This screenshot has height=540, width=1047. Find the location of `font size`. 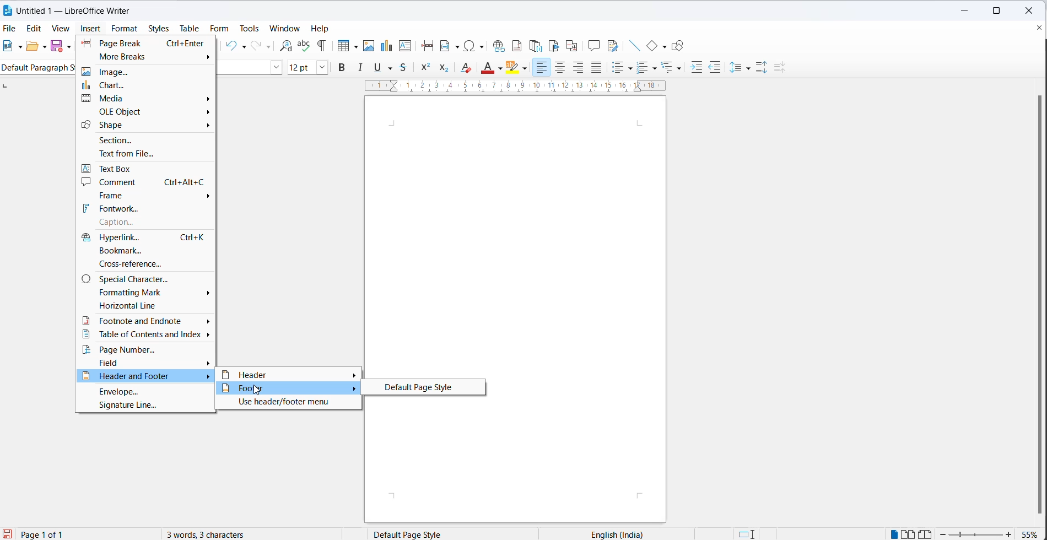

font size is located at coordinates (301, 67).